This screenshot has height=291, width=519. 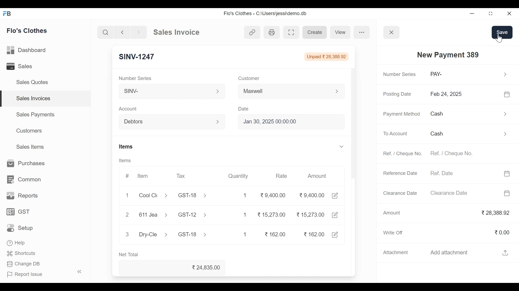 I want to click on Sales Items, so click(x=30, y=147).